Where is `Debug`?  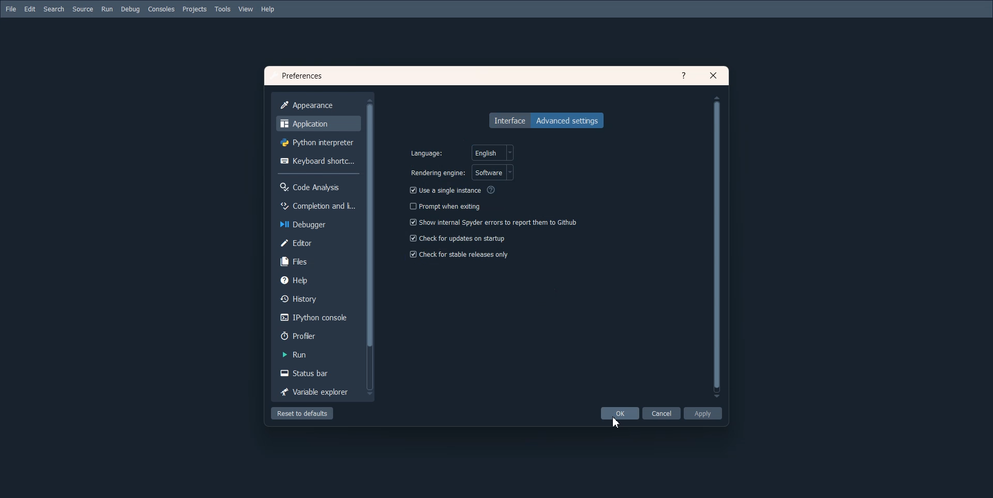 Debug is located at coordinates (130, 10).